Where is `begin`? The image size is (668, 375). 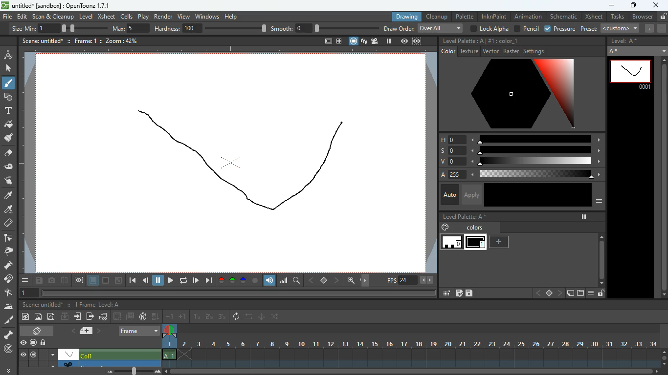 begin is located at coordinates (132, 281).